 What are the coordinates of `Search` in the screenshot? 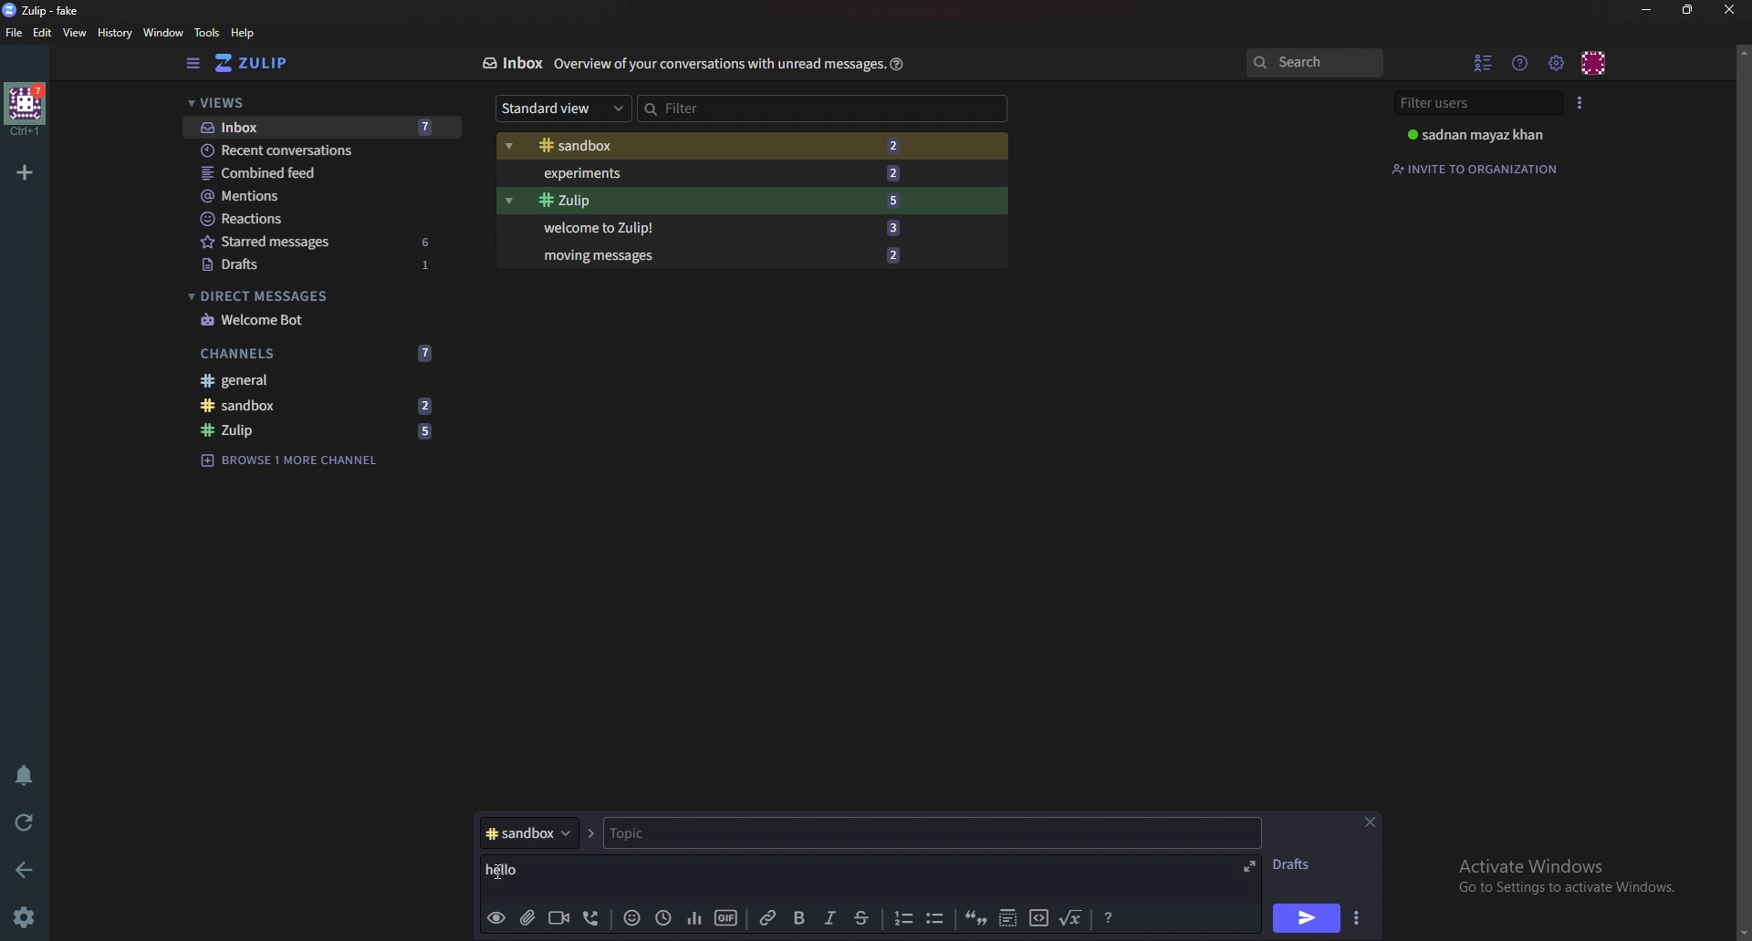 It's located at (1318, 62).